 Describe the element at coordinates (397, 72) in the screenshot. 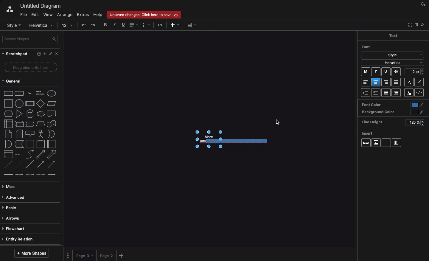

I see `Strikethrough` at that location.